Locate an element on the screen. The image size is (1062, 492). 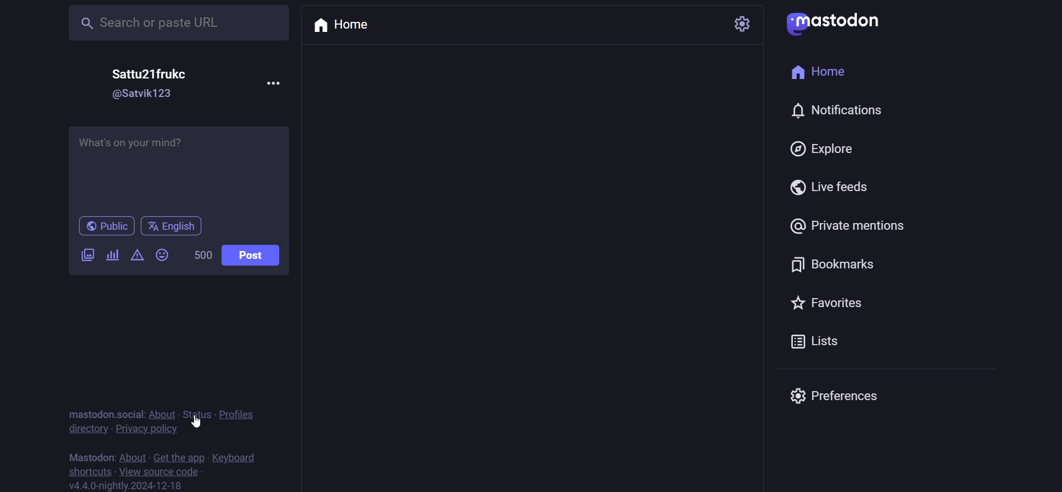
more is located at coordinates (277, 82).